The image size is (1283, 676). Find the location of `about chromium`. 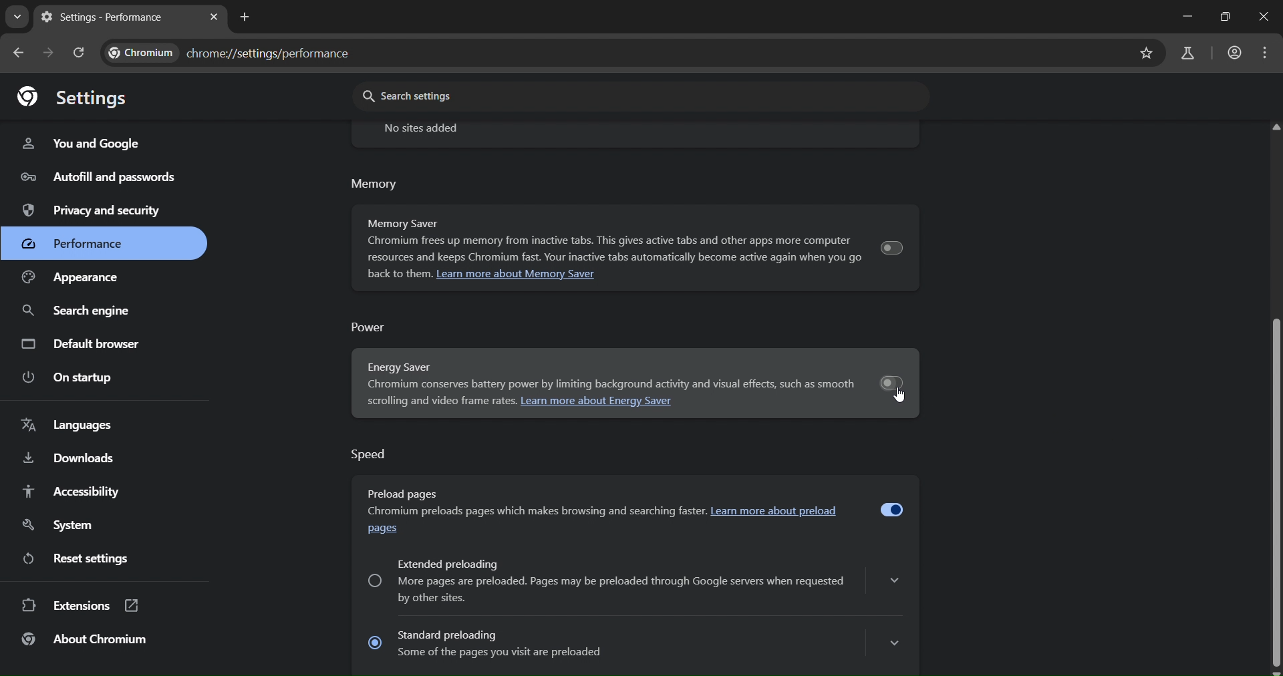

about chromium is located at coordinates (101, 640).